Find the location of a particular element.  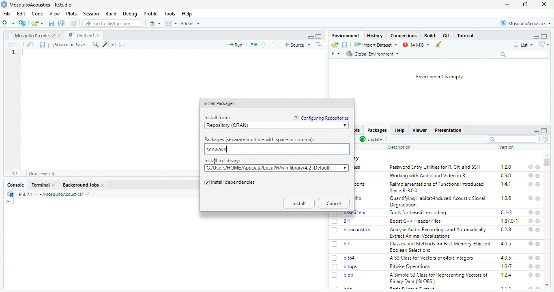

find is located at coordinates (96, 45).